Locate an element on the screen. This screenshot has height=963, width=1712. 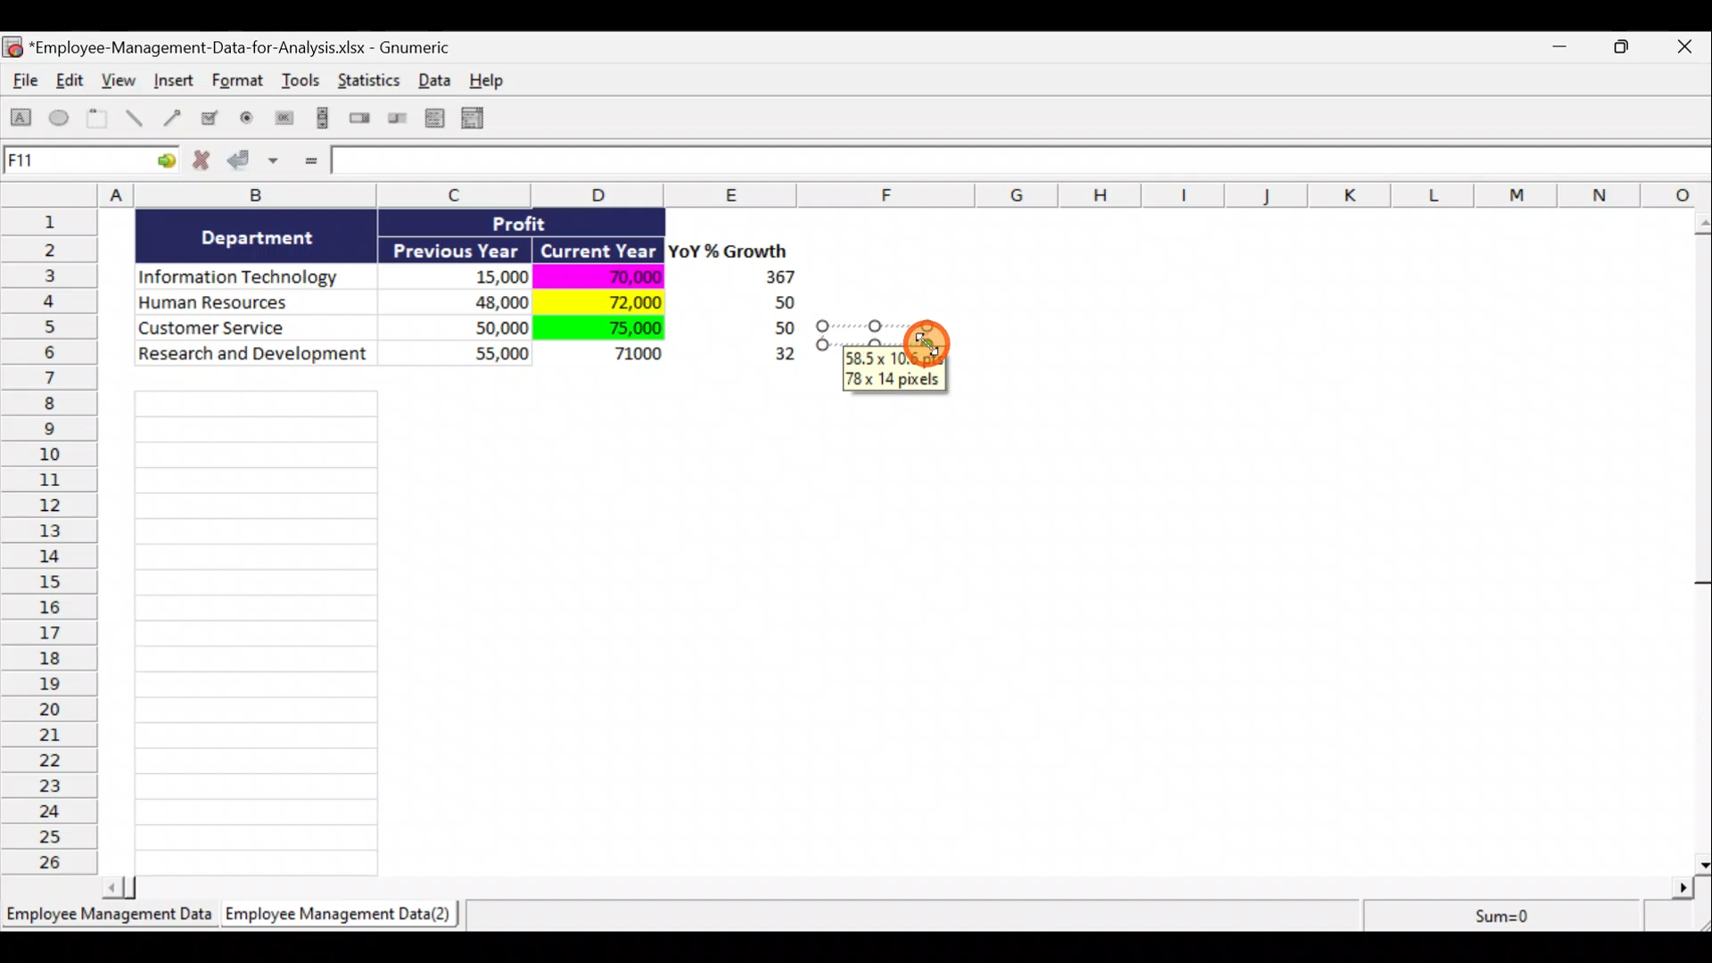
Enter formula is located at coordinates (309, 162).